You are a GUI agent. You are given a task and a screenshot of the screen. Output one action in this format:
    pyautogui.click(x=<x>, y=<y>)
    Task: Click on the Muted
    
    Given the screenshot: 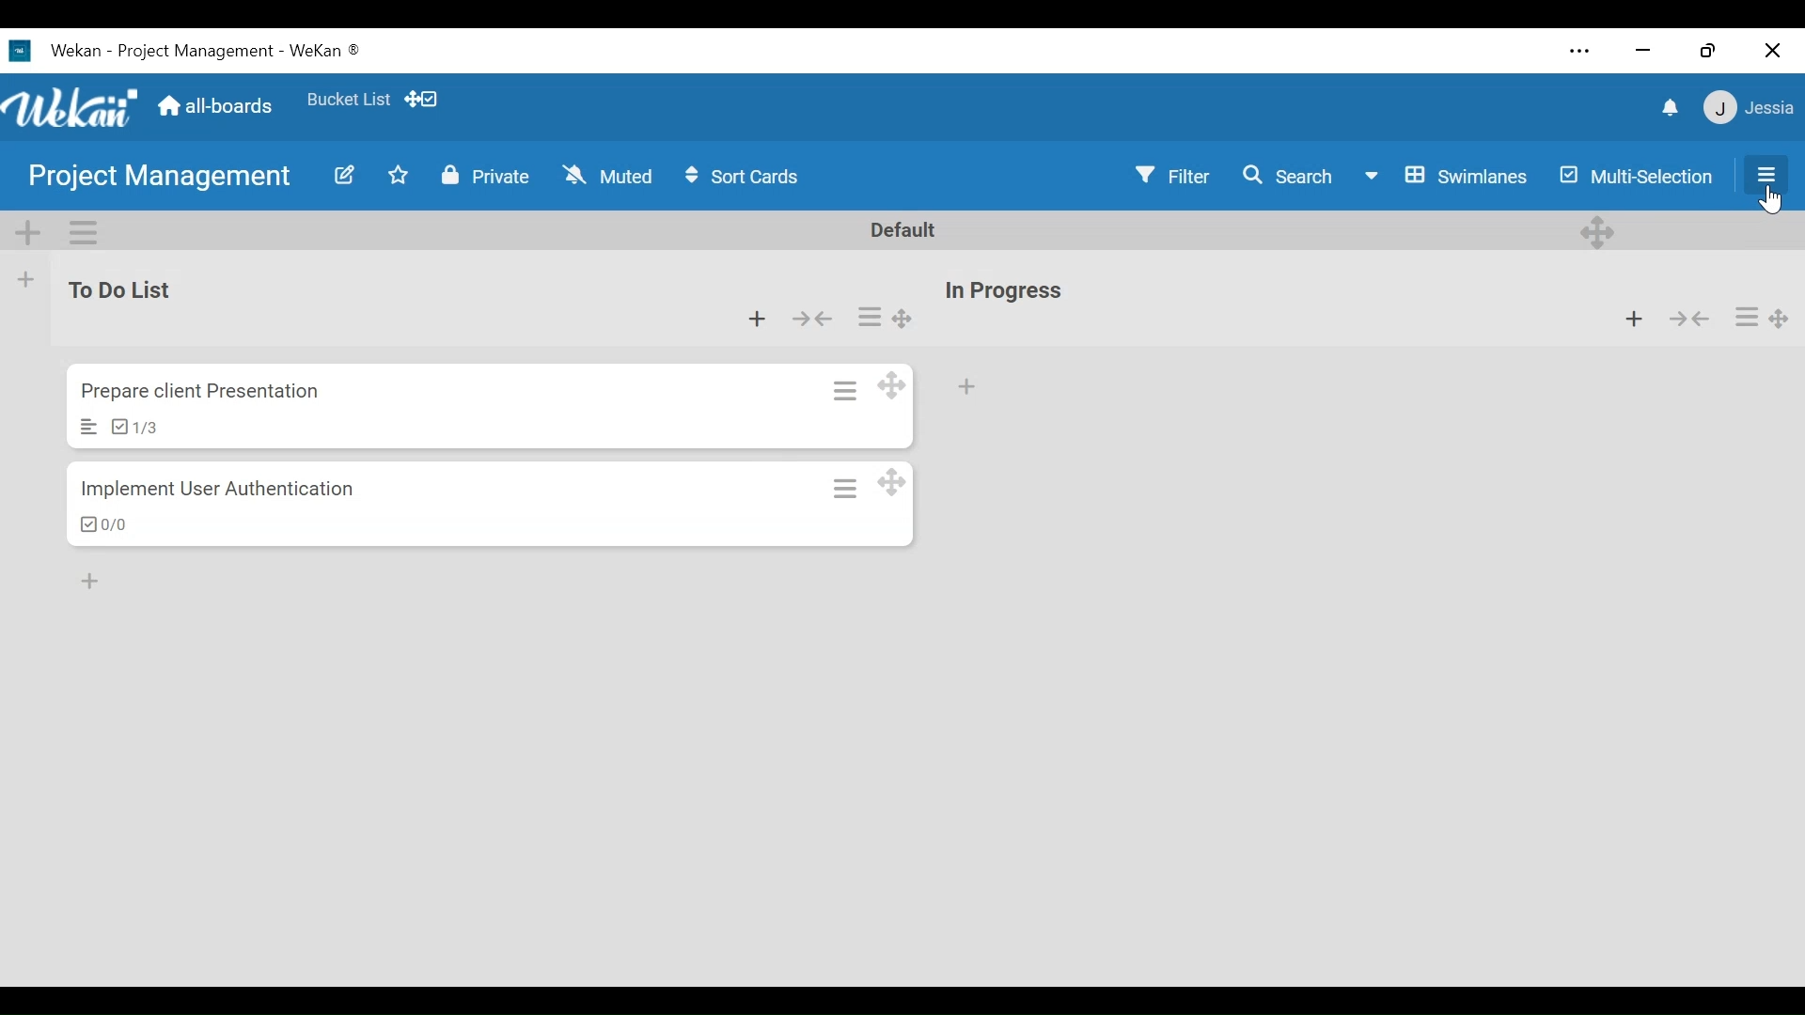 What is the action you would take?
    pyautogui.click(x=607, y=176)
    